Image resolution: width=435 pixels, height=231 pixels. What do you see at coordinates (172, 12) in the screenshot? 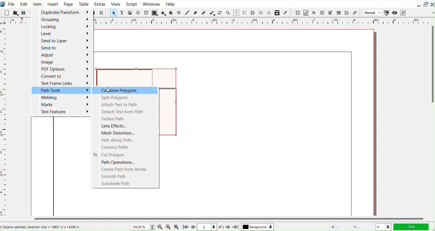
I see `Arc` at bounding box center [172, 12].